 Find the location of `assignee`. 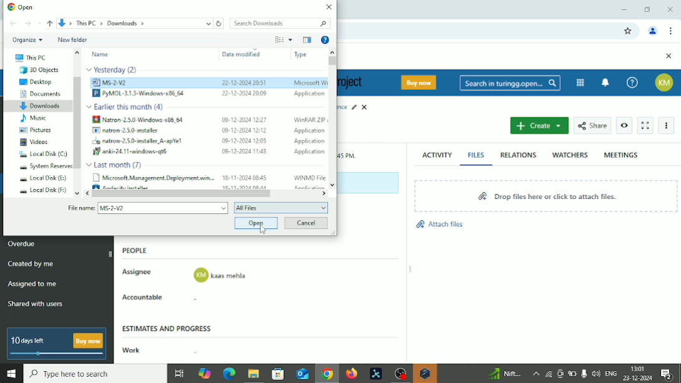

assignee is located at coordinates (221, 276).